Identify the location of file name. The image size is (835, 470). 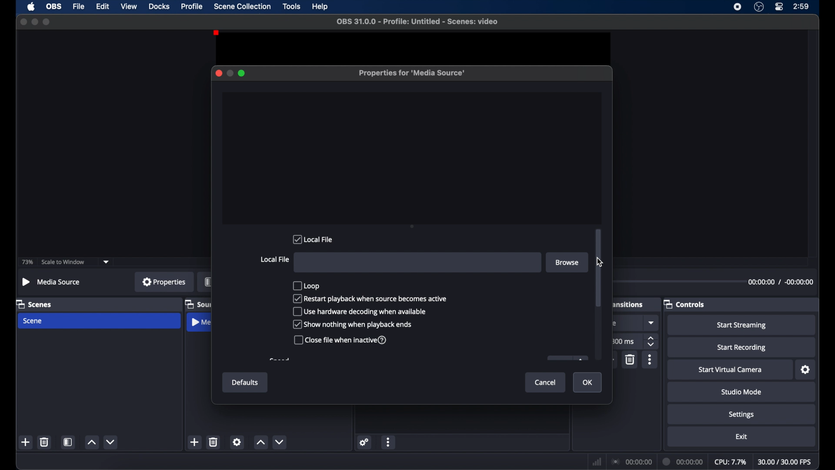
(418, 22).